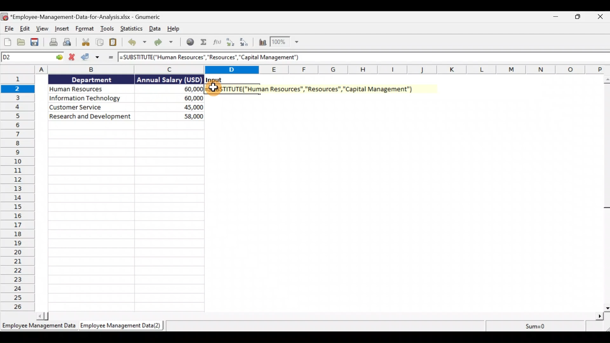 This screenshot has width=610, height=343. What do you see at coordinates (190, 43) in the screenshot?
I see `Insert hyperlink` at bounding box center [190, 43].